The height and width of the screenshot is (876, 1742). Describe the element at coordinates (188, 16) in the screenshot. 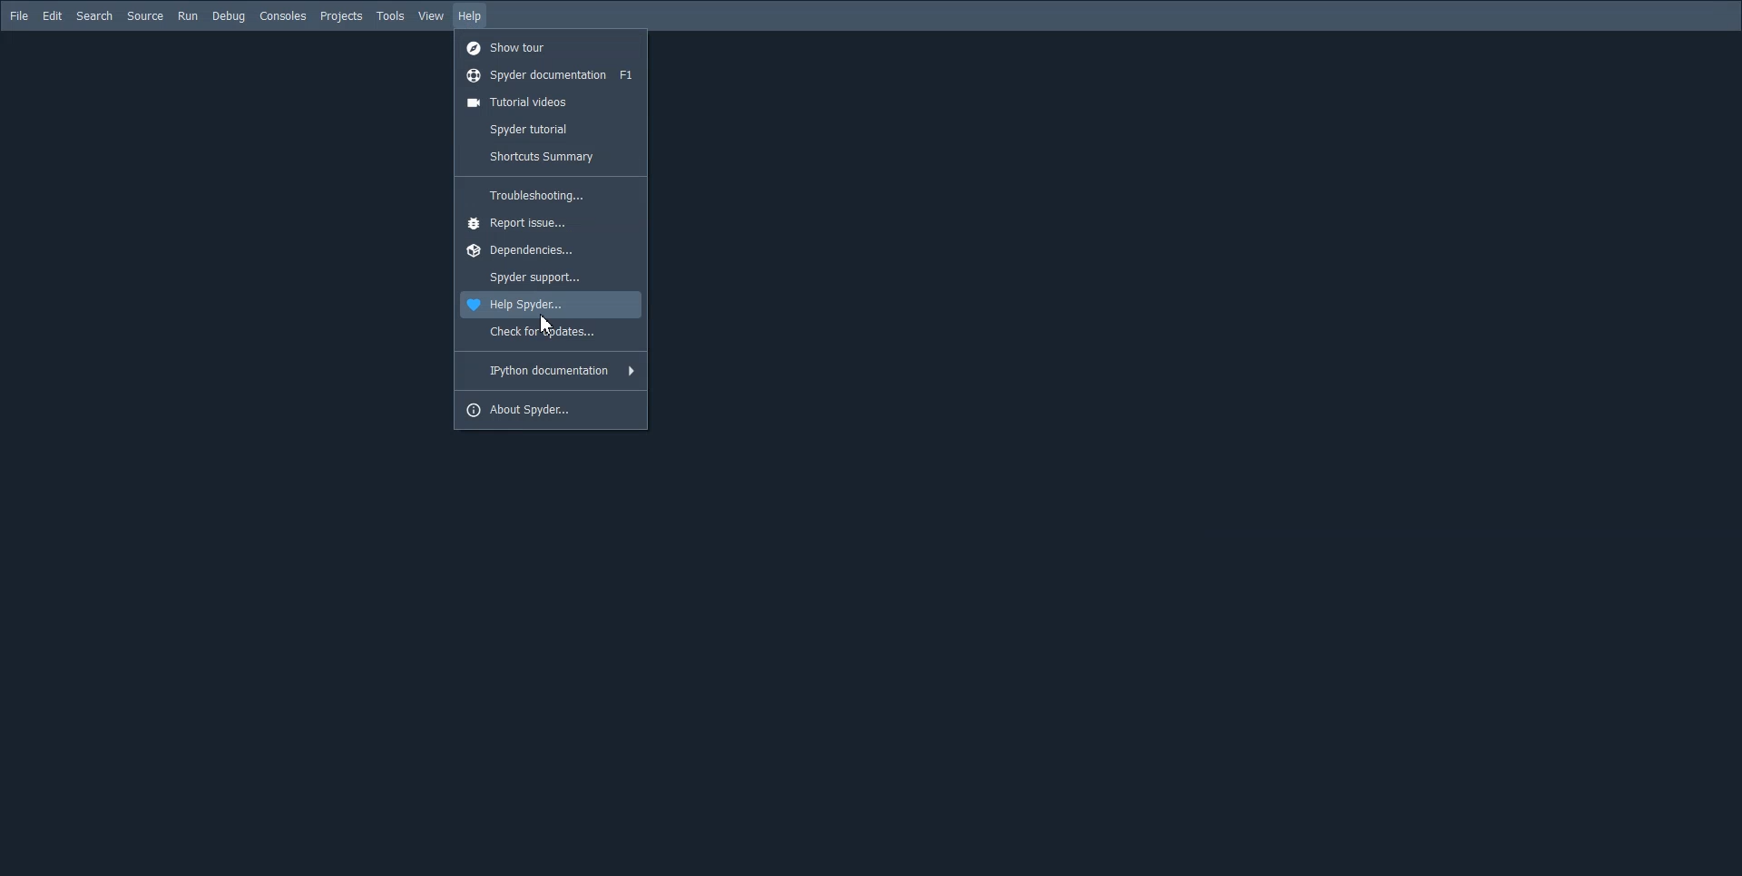

I see `Run` at that location.